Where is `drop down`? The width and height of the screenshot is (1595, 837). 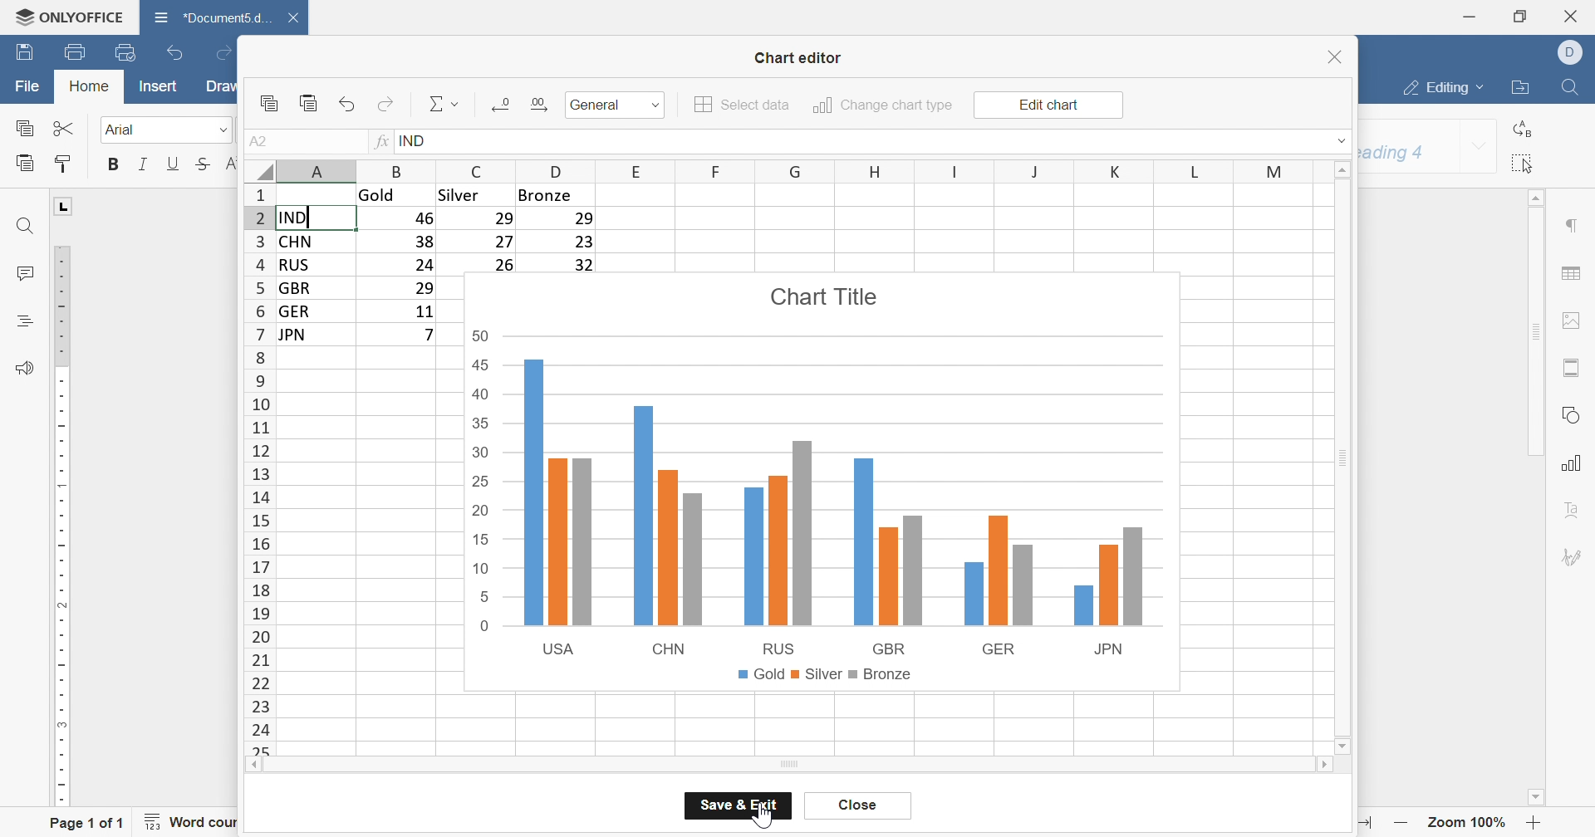 drop down is located at coordinates (1343, 139).